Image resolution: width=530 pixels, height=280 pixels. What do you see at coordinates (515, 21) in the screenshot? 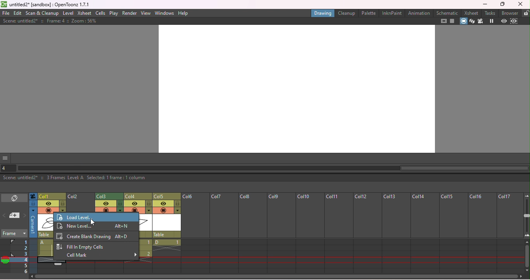
I see `Sub-camera` at bounding box center [515, 21].